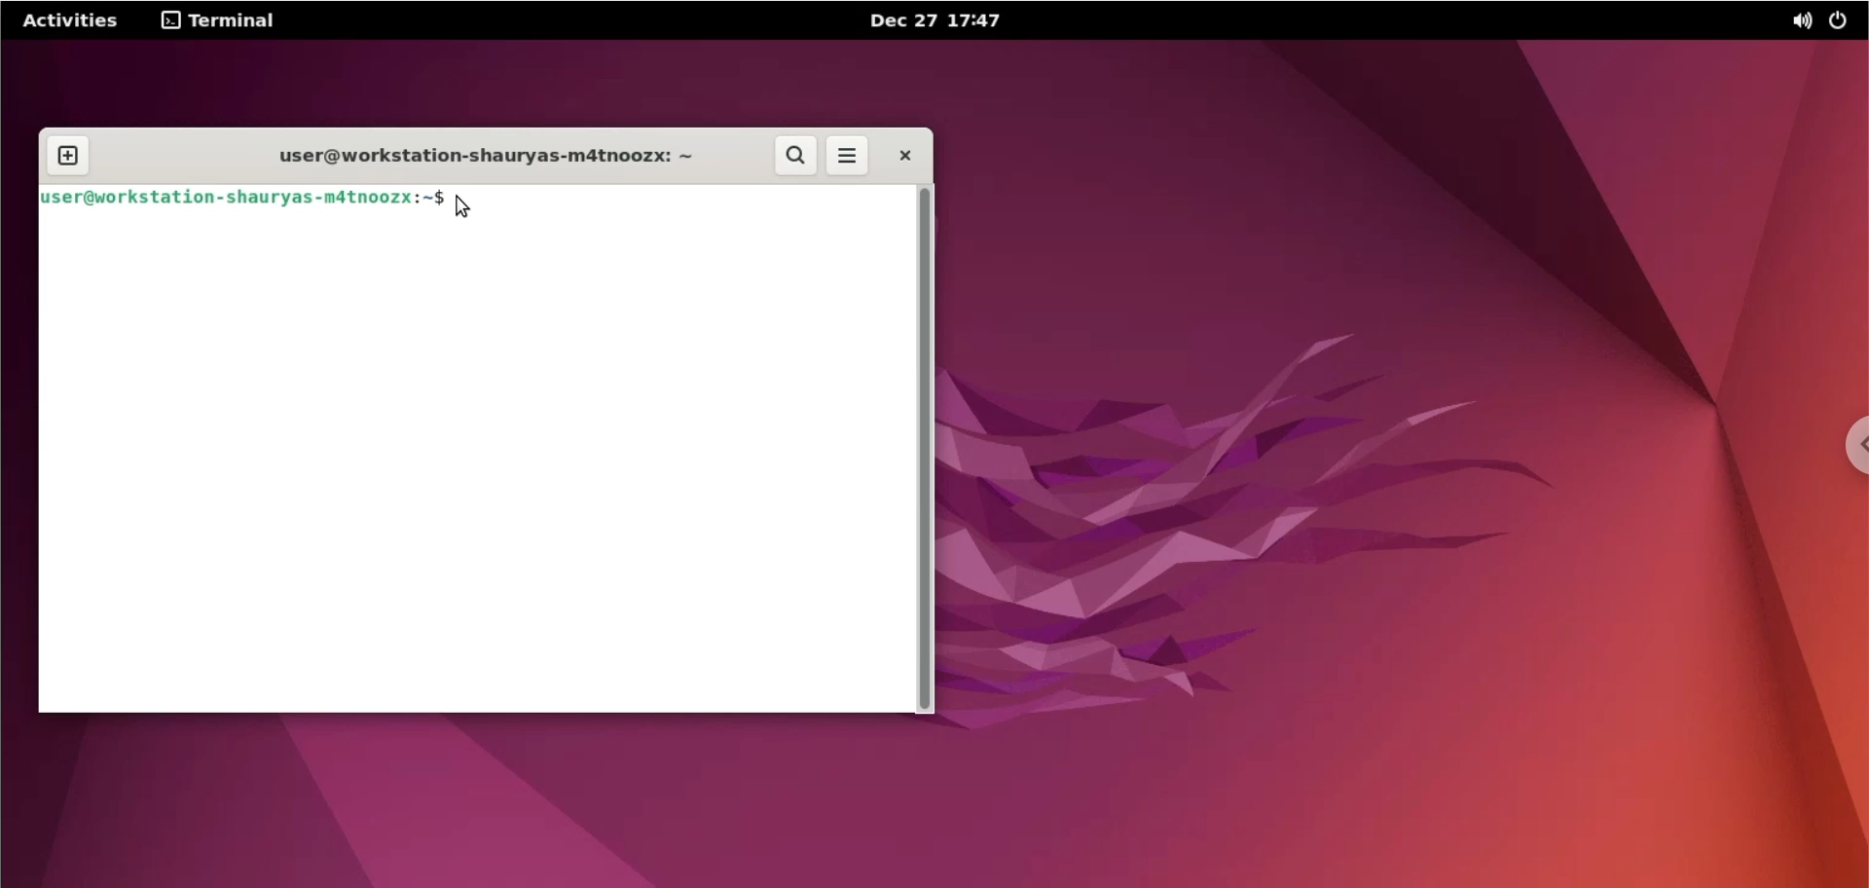 This screenshot has width=1869, height=888. What do you see at coordinates (242, 196) in the screenshot?
I see `user@workstation-shauryas-m4tnoozx:~$` at bounding box center [242, 196].